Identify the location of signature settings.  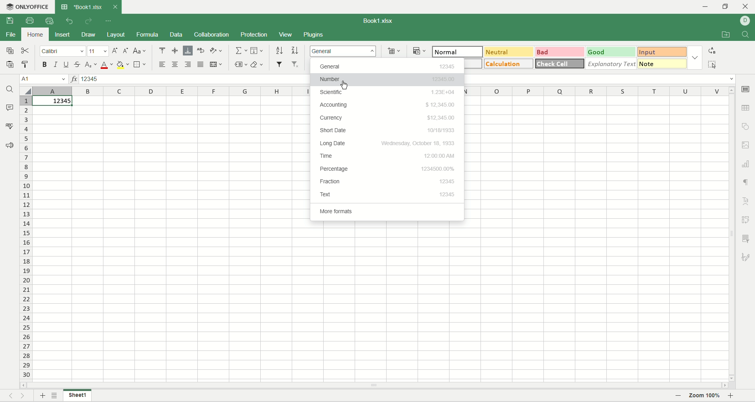
(748, 256).